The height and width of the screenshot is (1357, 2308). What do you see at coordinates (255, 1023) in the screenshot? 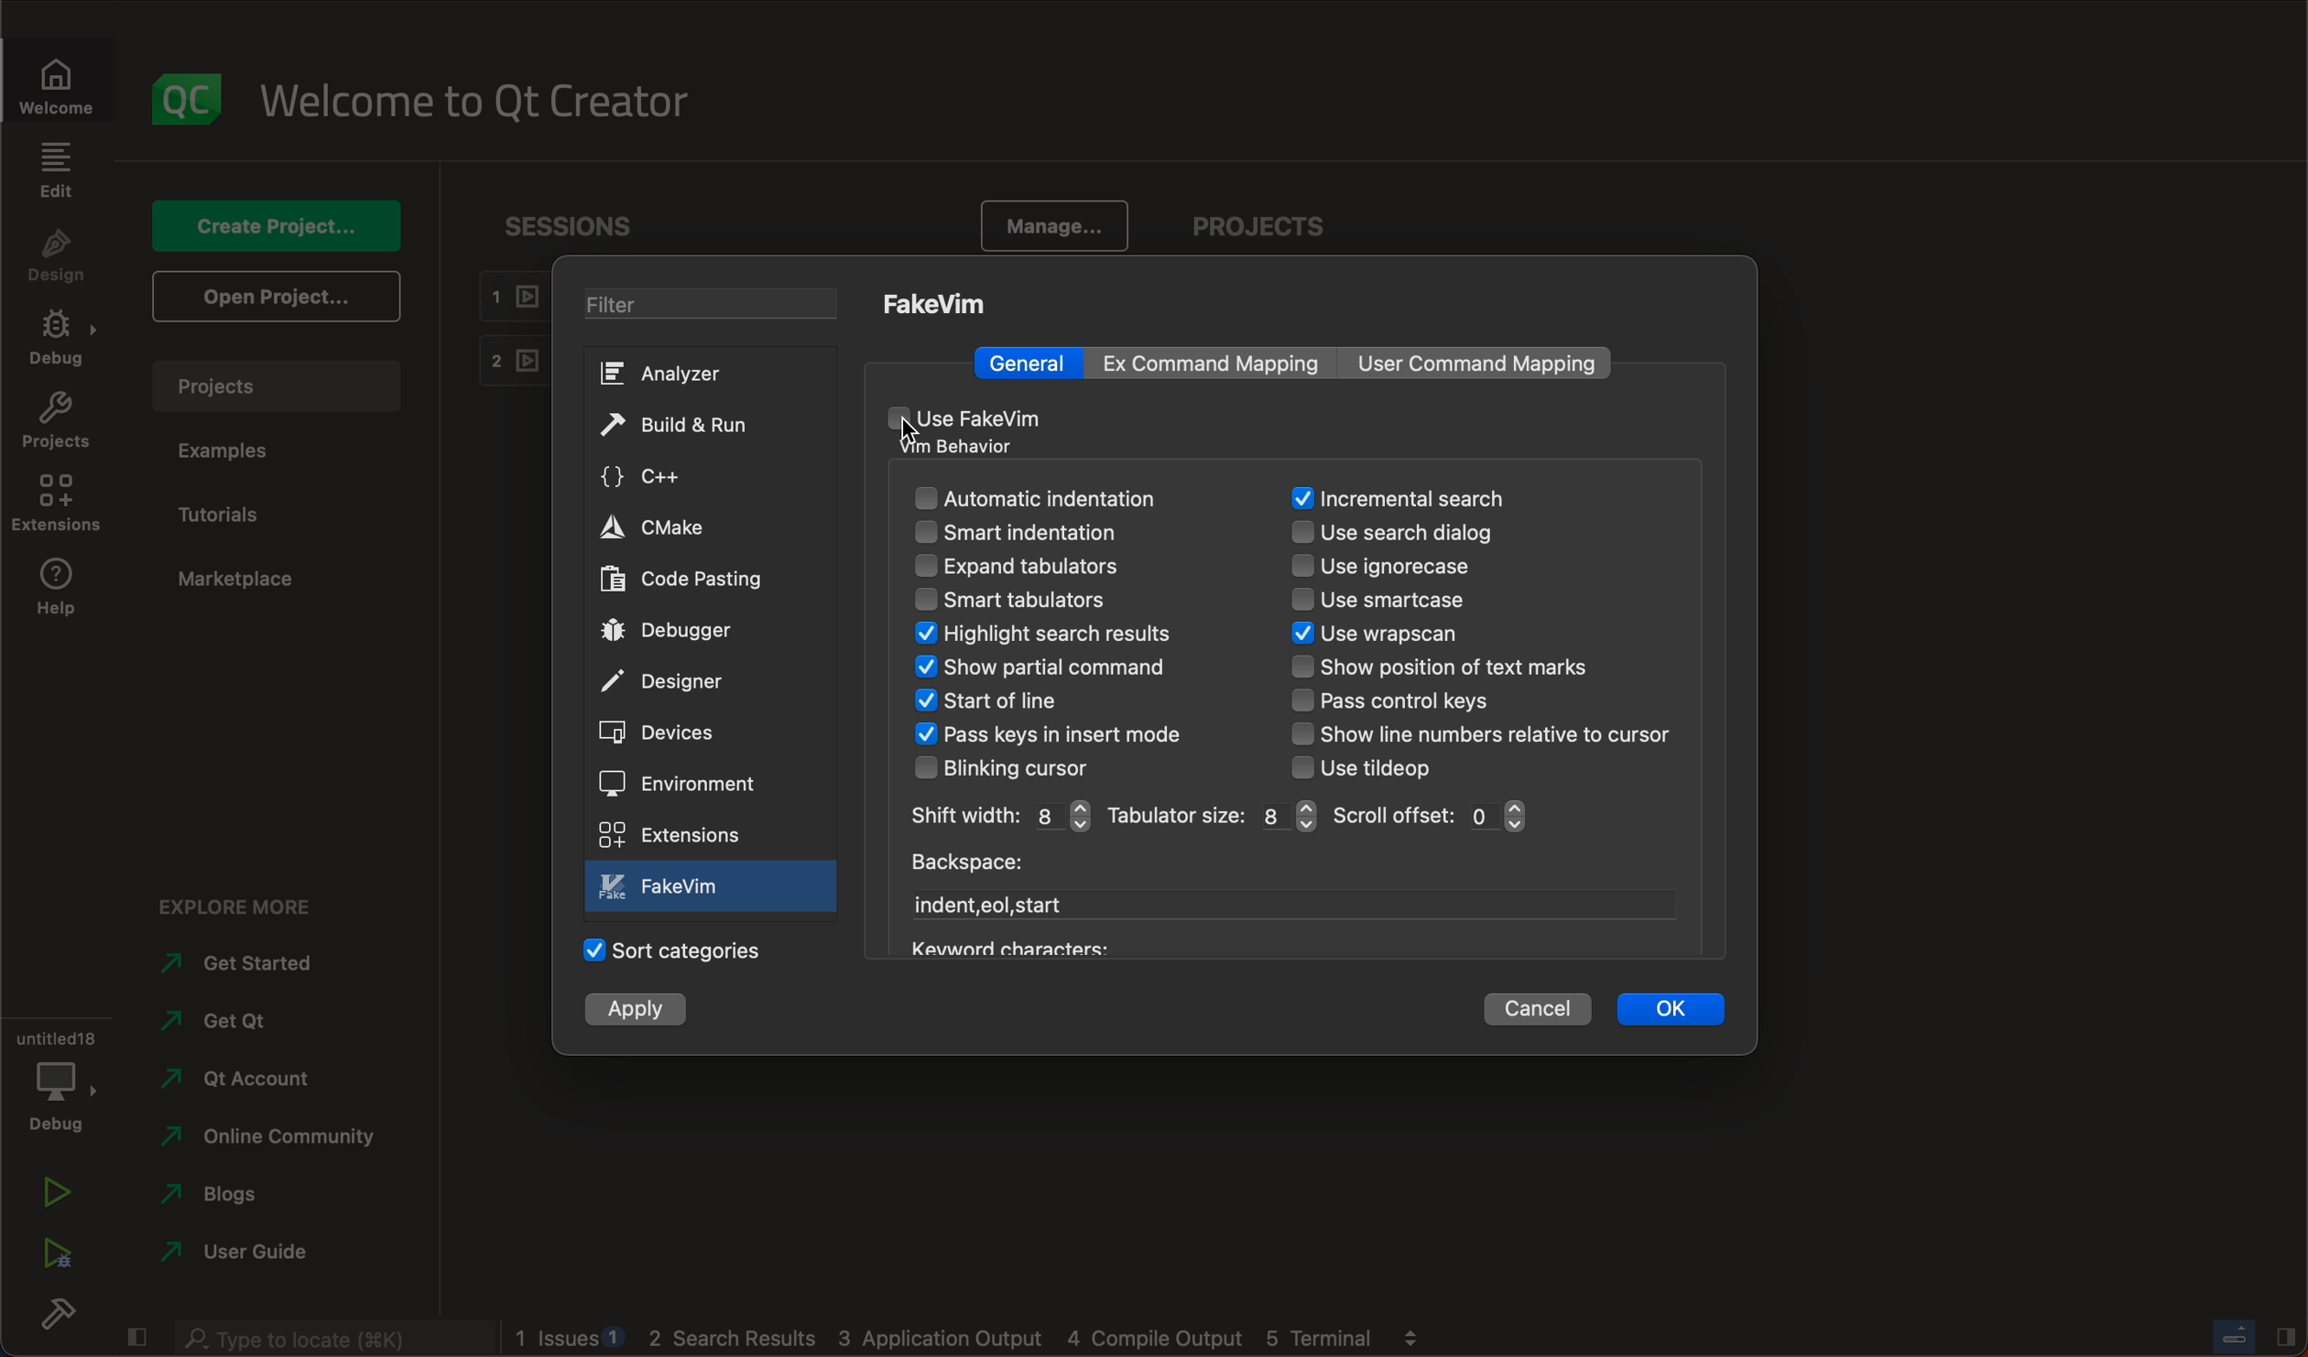
I see `qt` at bounding box center [255, 1023].